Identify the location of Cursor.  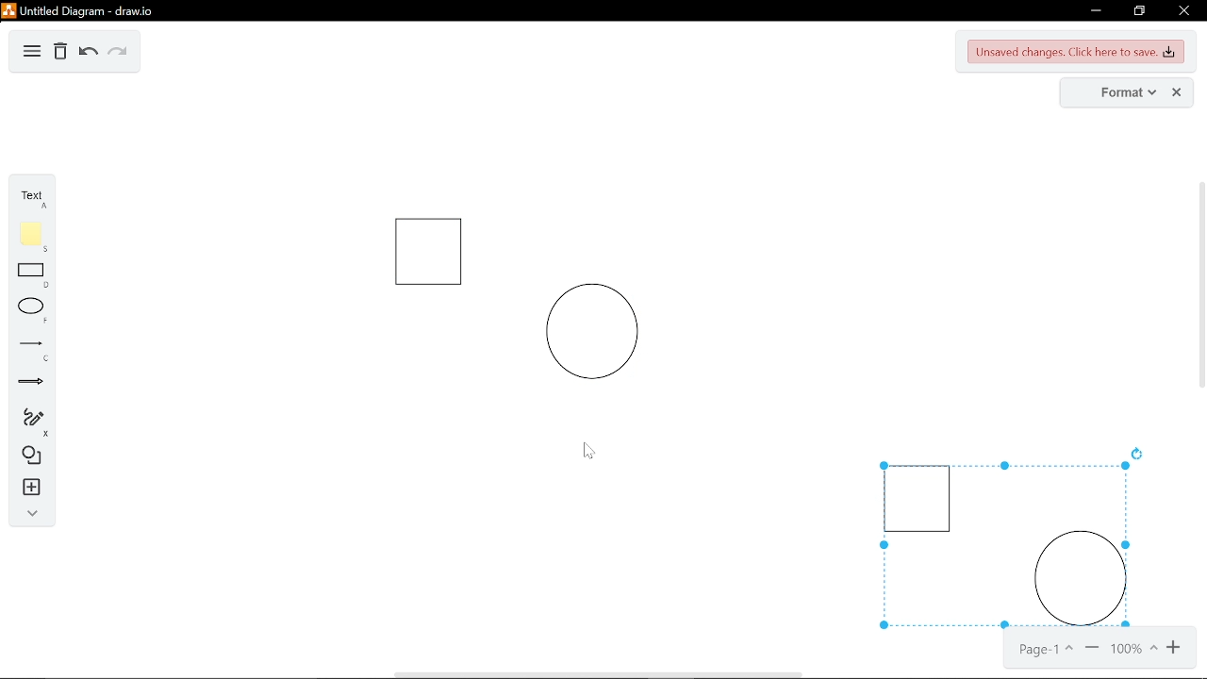
(587, 450).